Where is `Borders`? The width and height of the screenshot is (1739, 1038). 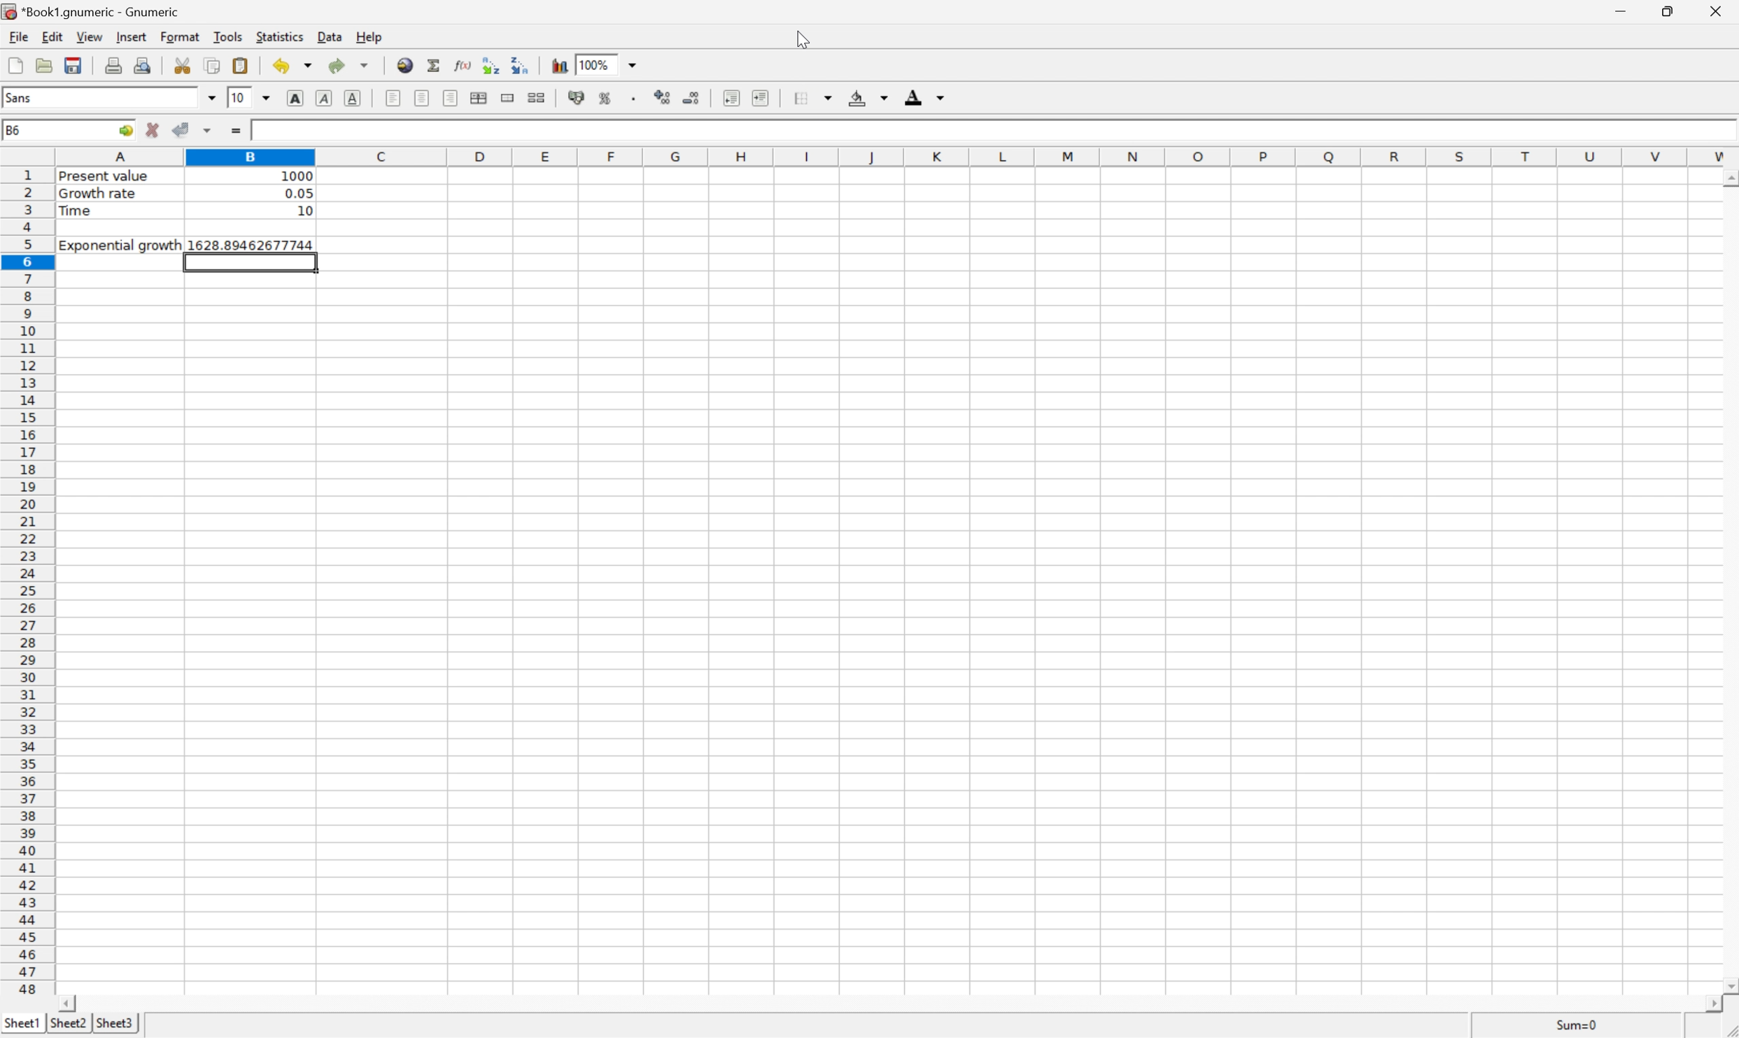 Borders is located at coordinates (810, 98).